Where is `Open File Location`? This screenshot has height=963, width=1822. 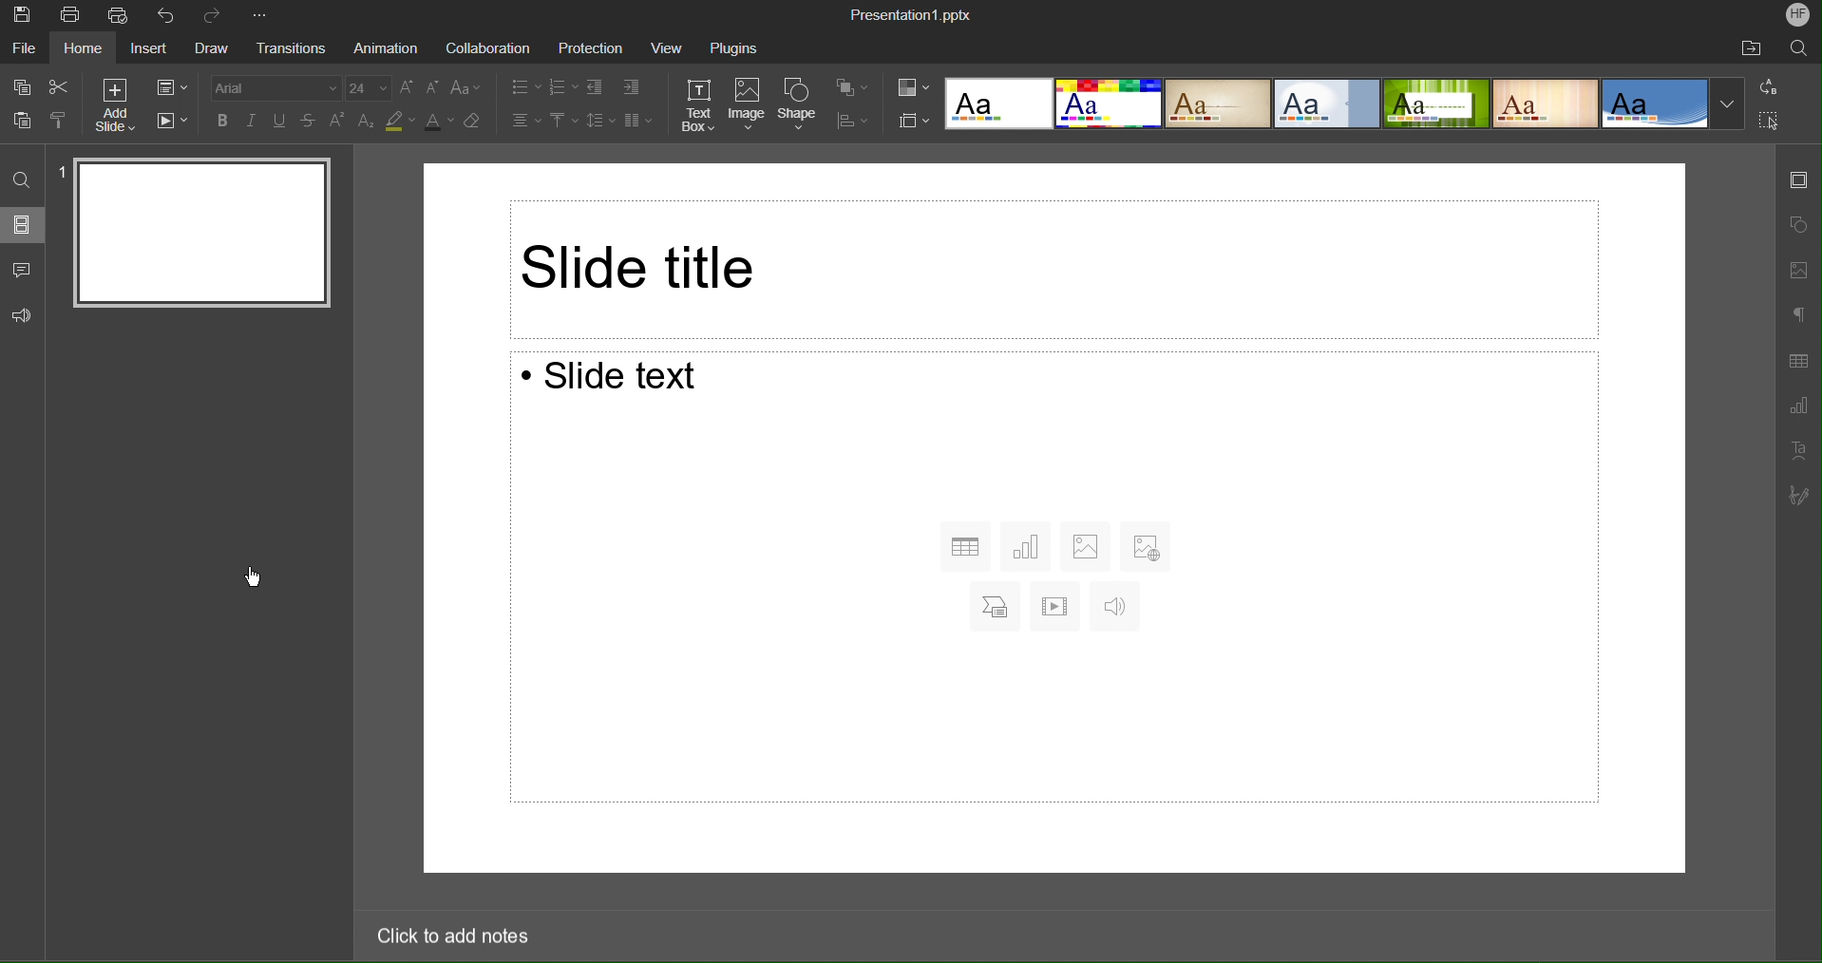
Open File Location is located at coordinates (1754, 47).